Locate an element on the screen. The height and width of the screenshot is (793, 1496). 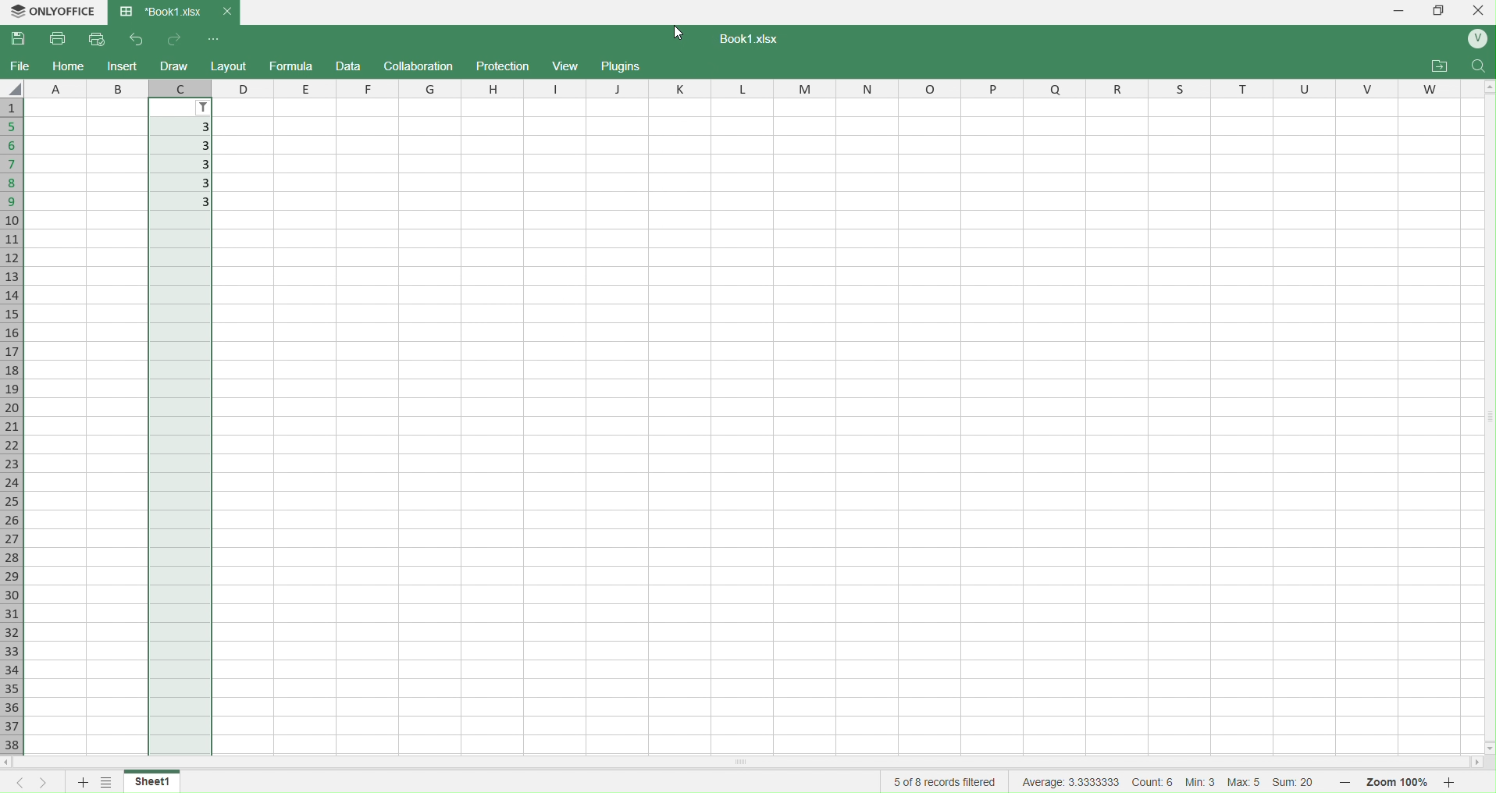
zoom in is located at coordinates (1449, 782).